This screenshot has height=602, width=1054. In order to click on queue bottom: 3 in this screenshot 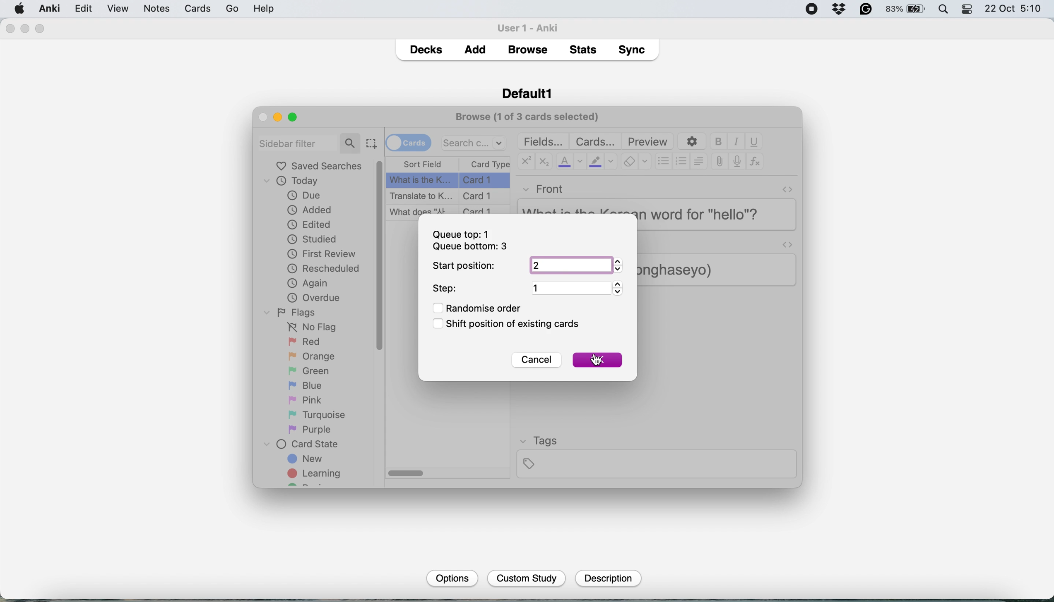, I will do `click(470, 247)`.